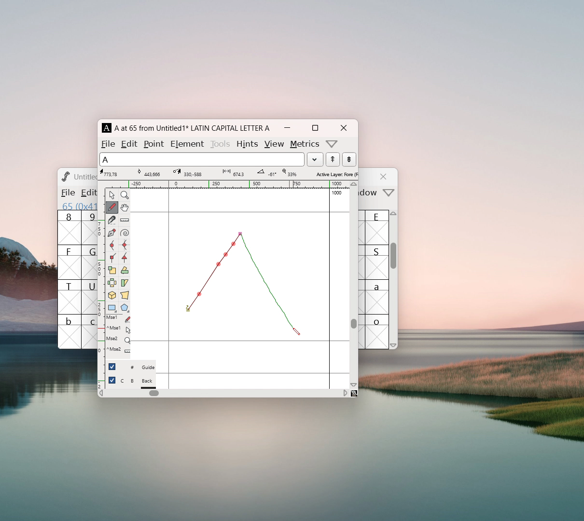 This screenshot has width=584, height=521. I want to click on U, so click(89, 297).